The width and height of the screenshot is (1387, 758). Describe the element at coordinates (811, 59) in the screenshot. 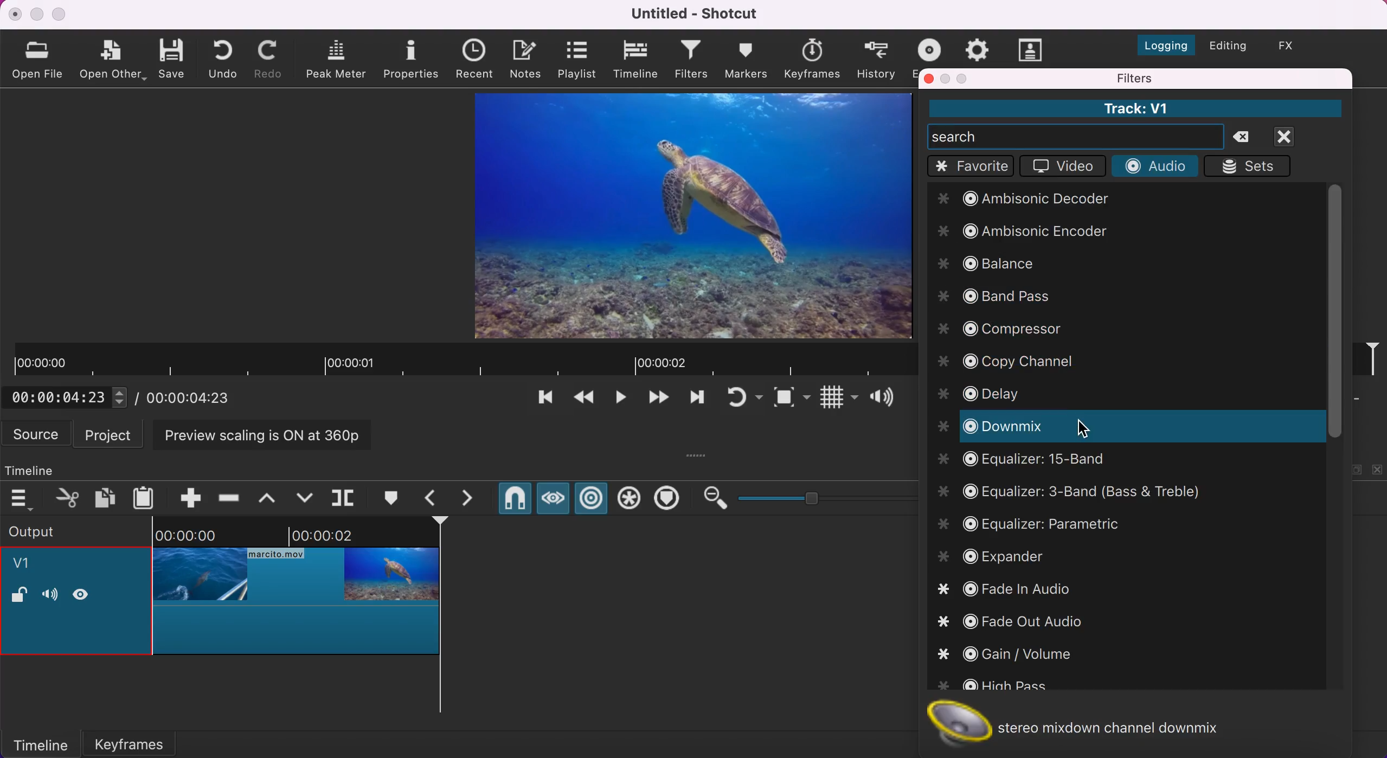

I see `keyframes` at that location.